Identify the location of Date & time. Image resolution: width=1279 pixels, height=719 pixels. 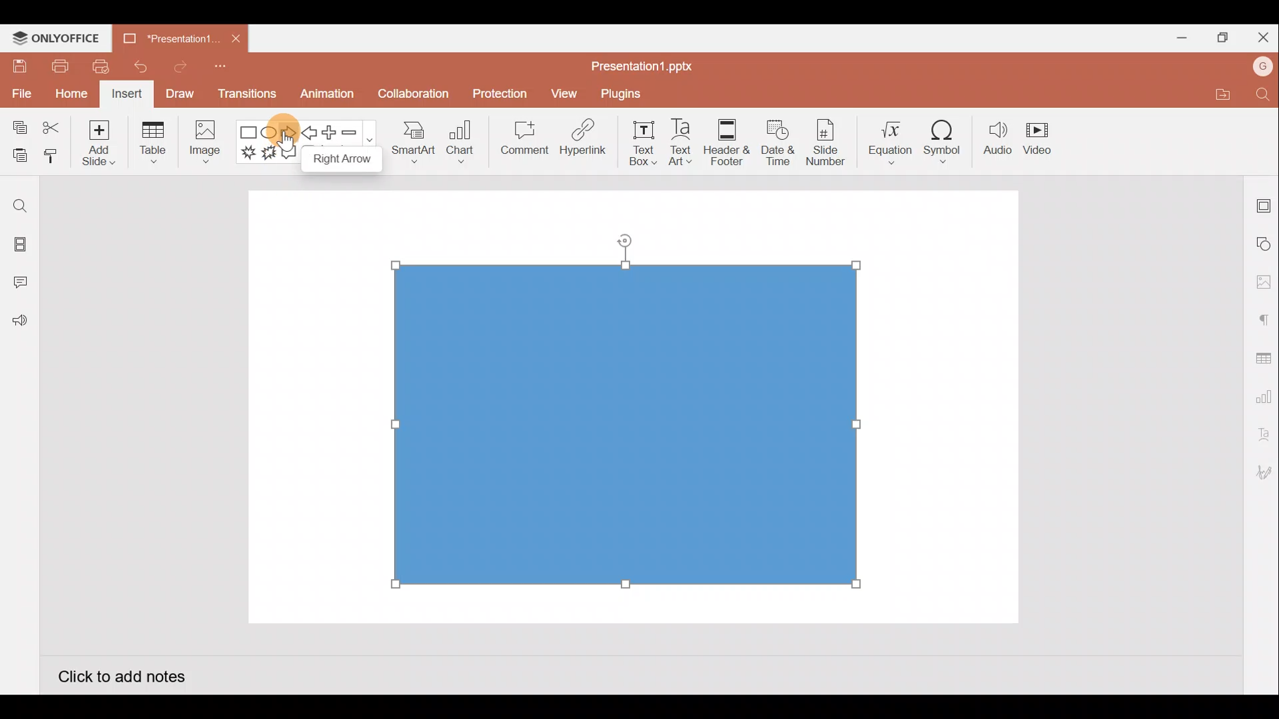
(778, 142).